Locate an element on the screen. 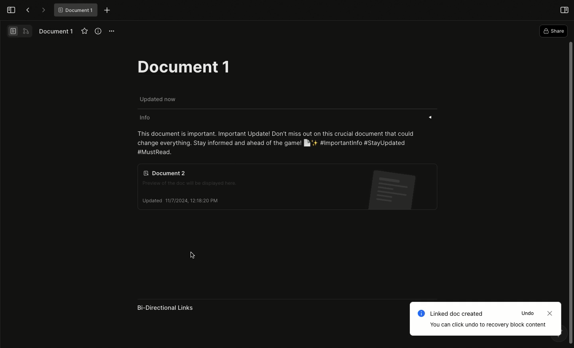 This screenshot has width=574, height=348. Document 2 is located at coordinates (165, 173).